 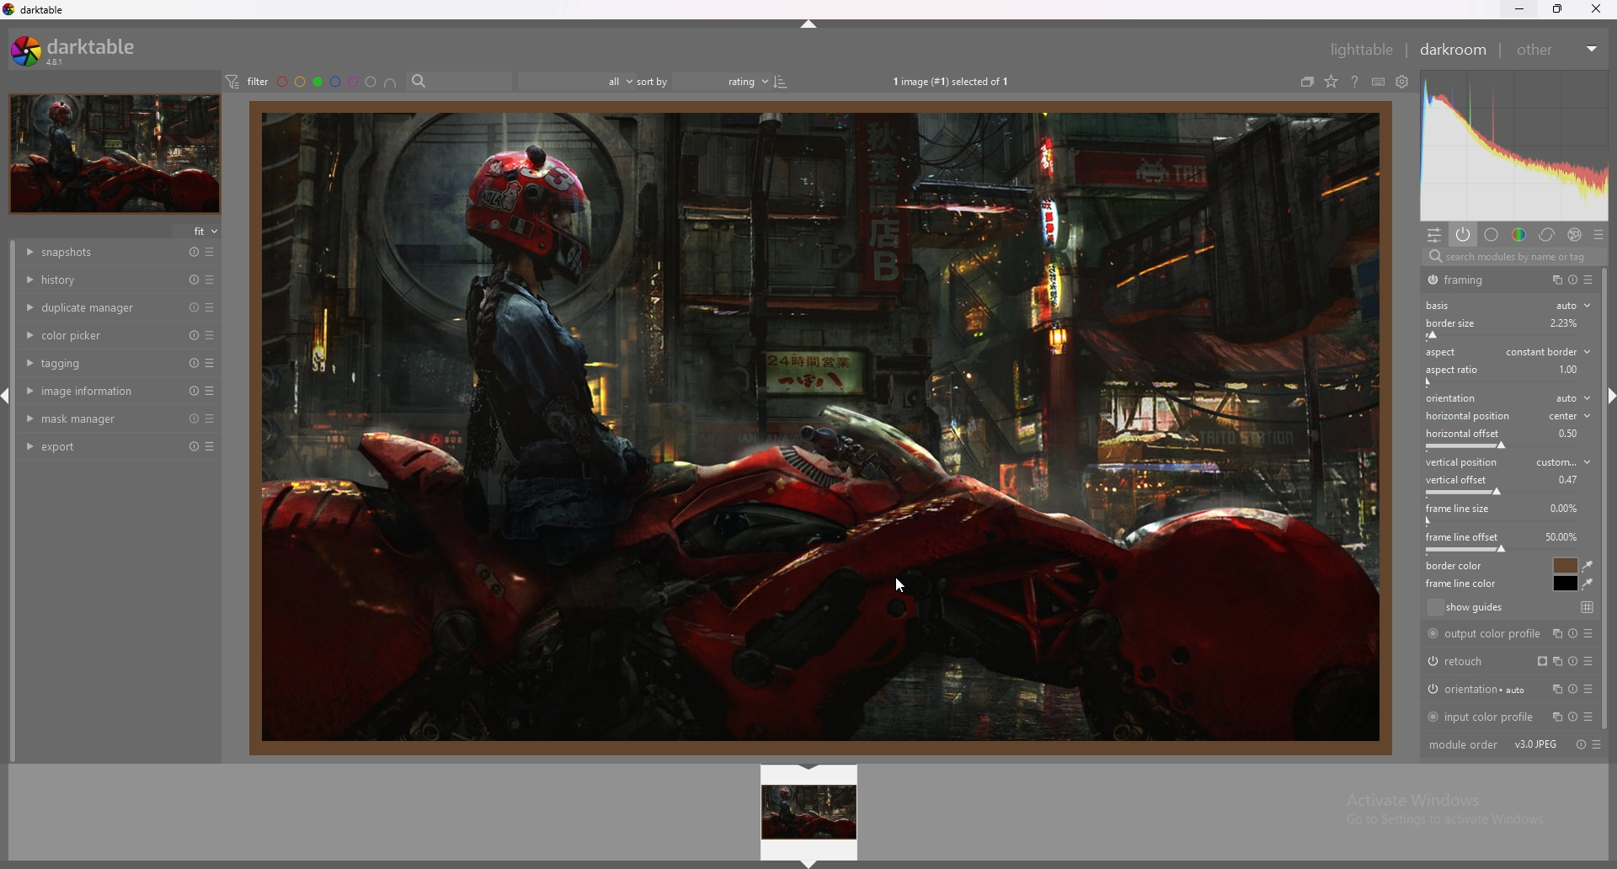 I want to click on show guides, so click(x=1509, y=608).